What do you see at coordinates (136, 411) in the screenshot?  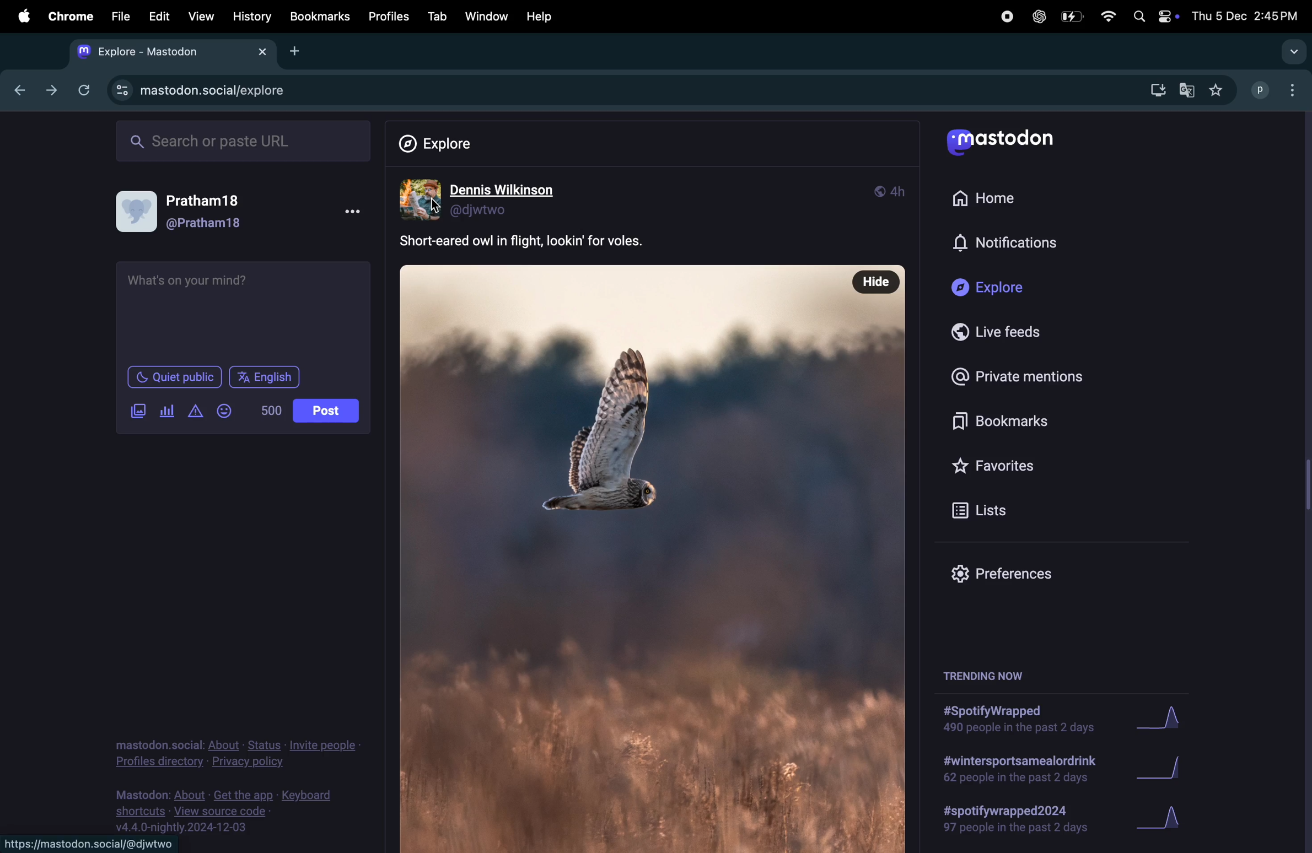 I see `add images` at bounding box center [136, 411].